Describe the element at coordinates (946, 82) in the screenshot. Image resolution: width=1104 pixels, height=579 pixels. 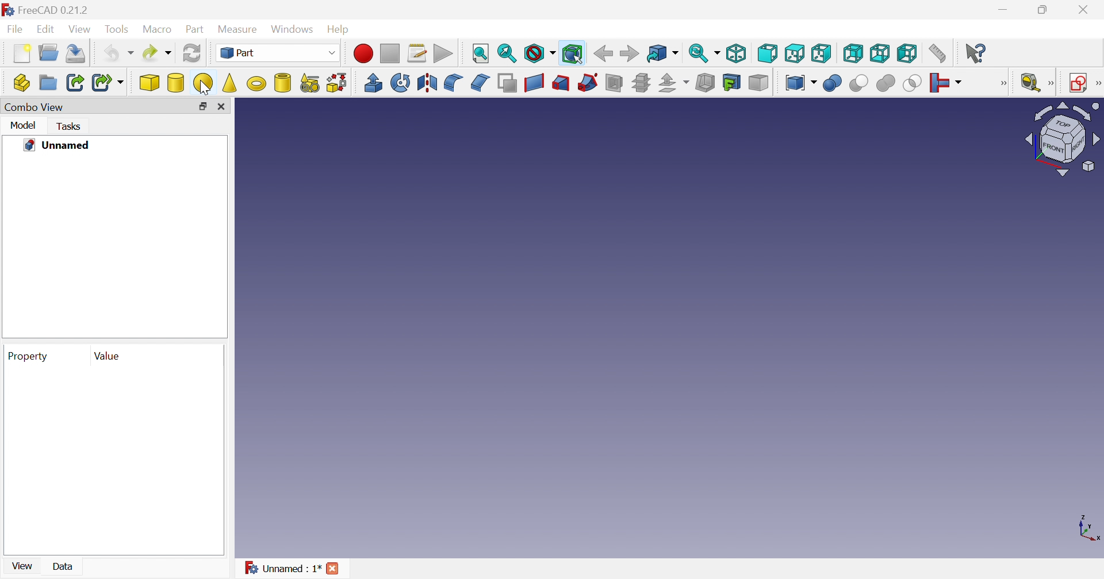
I see `Join objects...` at that location.